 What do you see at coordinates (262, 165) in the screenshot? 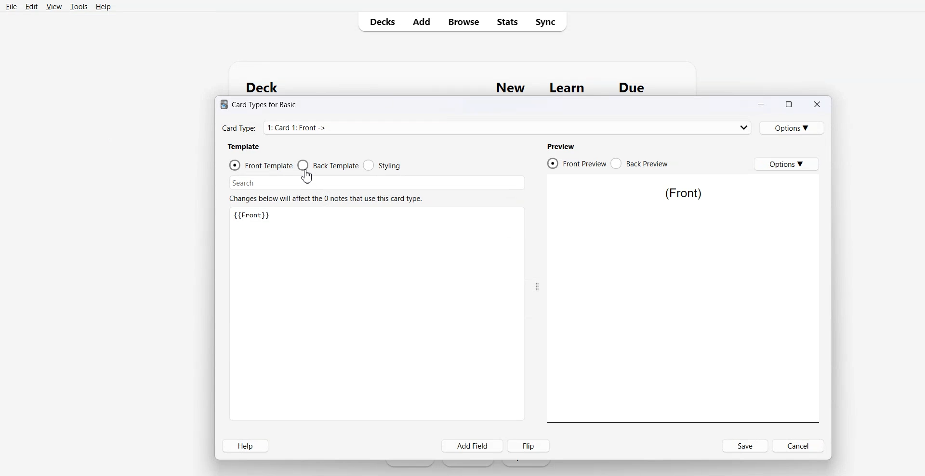
I see `Front Template` at bounding box center [262, 165].